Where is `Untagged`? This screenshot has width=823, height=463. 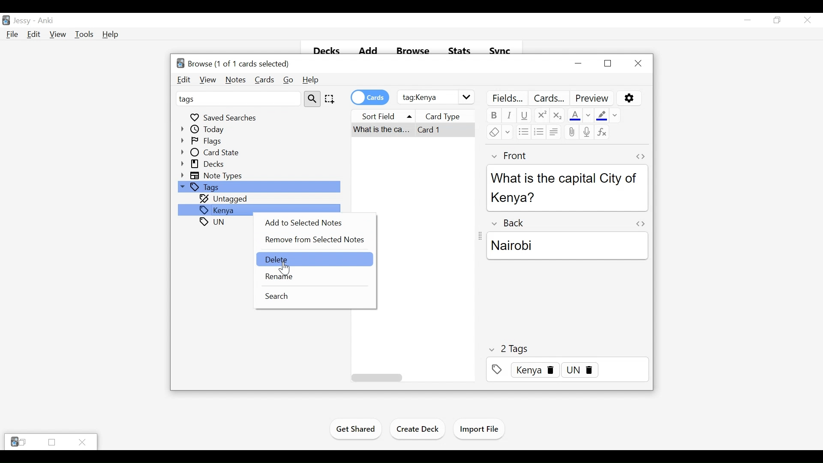
Untagged is located at coordinates (225, 199).